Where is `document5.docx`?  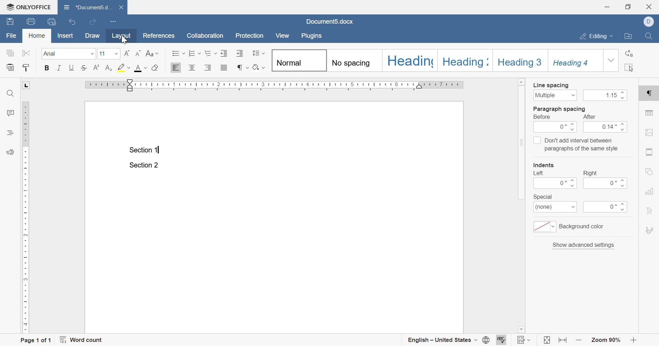
document5.docx is located at coordinates (329, 22).